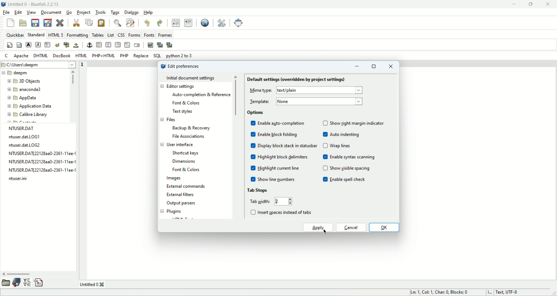 The height and width of the screenshot is (296, 557). Describe the element at coordinates (253, 212) in the screenshot. I see `check box` at that location.